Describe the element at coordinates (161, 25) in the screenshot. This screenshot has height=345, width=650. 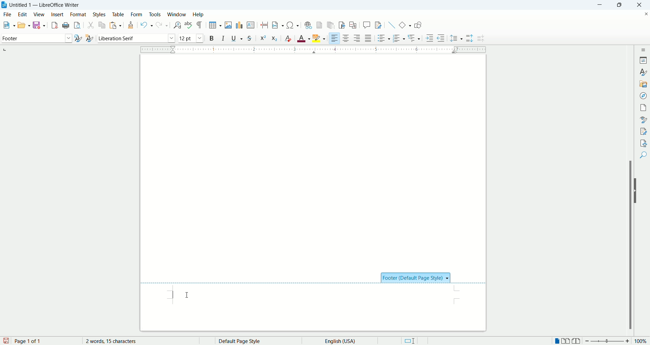
I see `redo` at that location.